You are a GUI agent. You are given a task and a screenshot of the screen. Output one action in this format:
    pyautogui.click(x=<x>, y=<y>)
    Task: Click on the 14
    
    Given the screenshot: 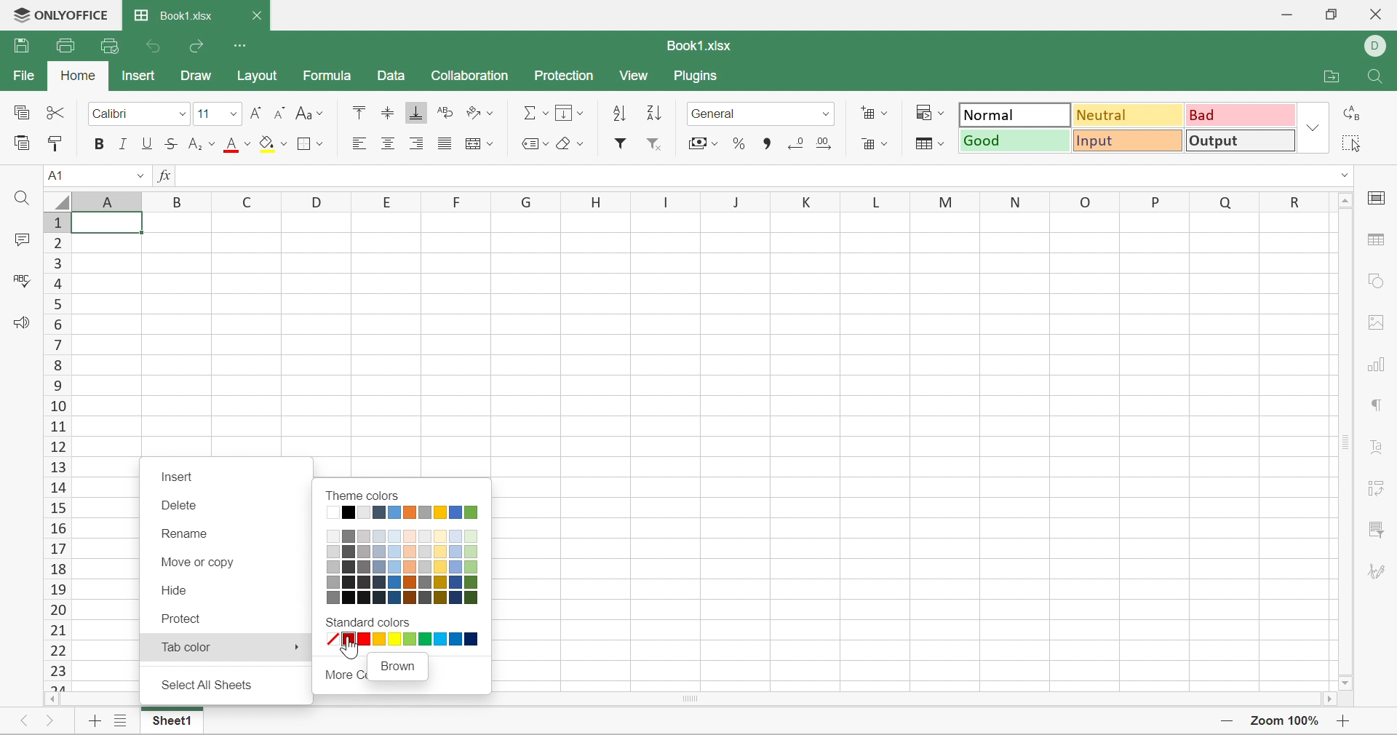 What is the action you would take?
    pyautogui.click(x=57, y=488)
    